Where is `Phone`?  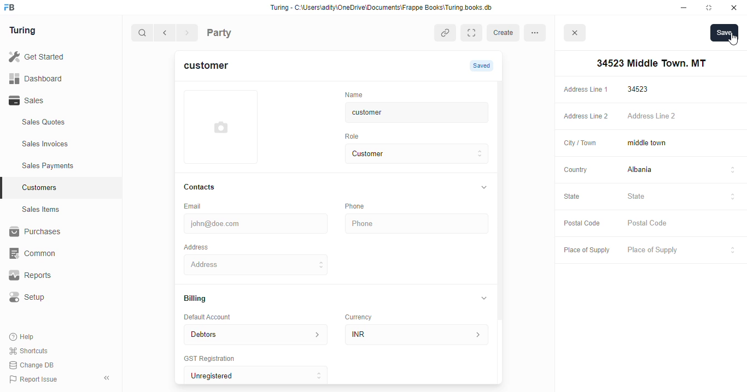 Phone is located at coordinates (361, 206).